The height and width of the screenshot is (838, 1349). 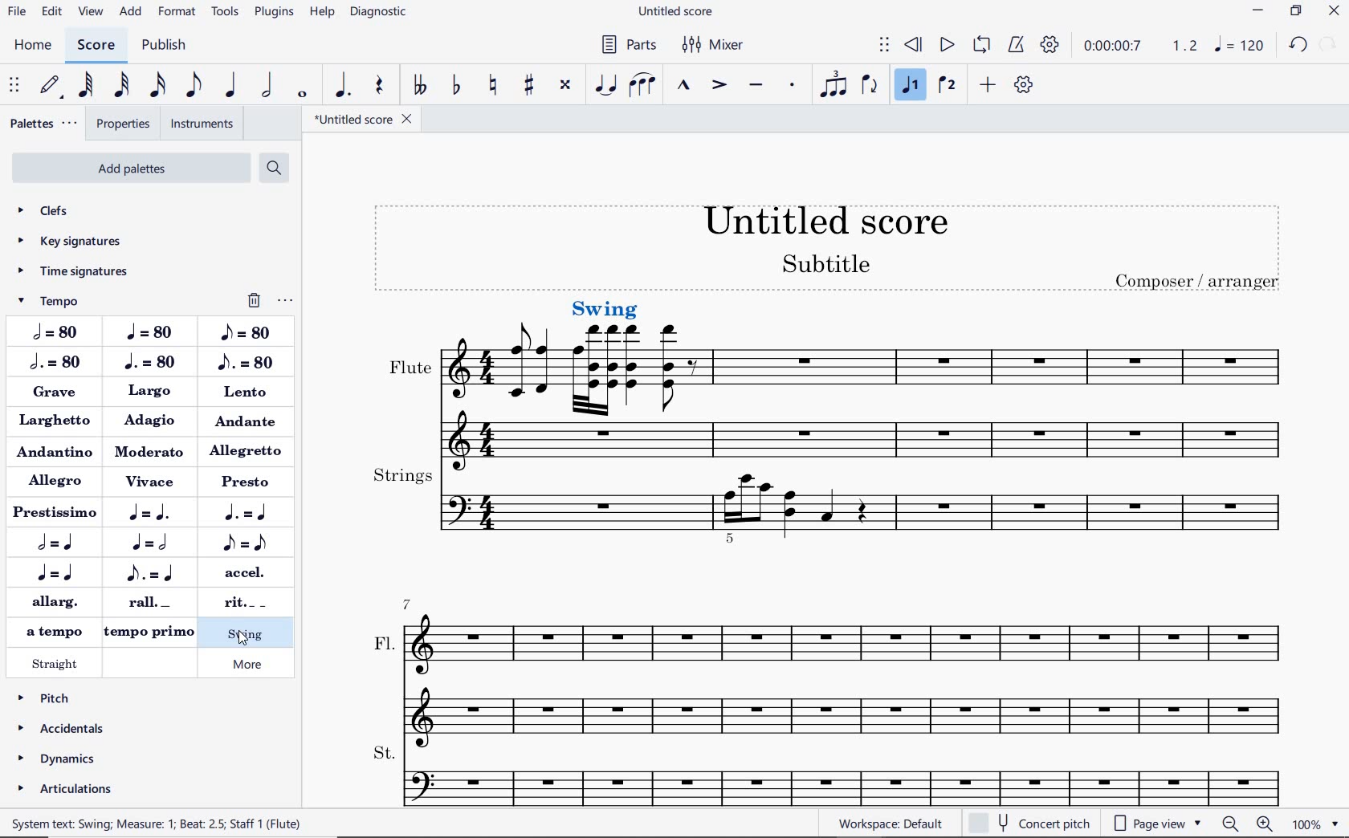 What do you see at coordinates (251, 299) in the screenshot?
I see `delete` at bounding box center [251, 299].